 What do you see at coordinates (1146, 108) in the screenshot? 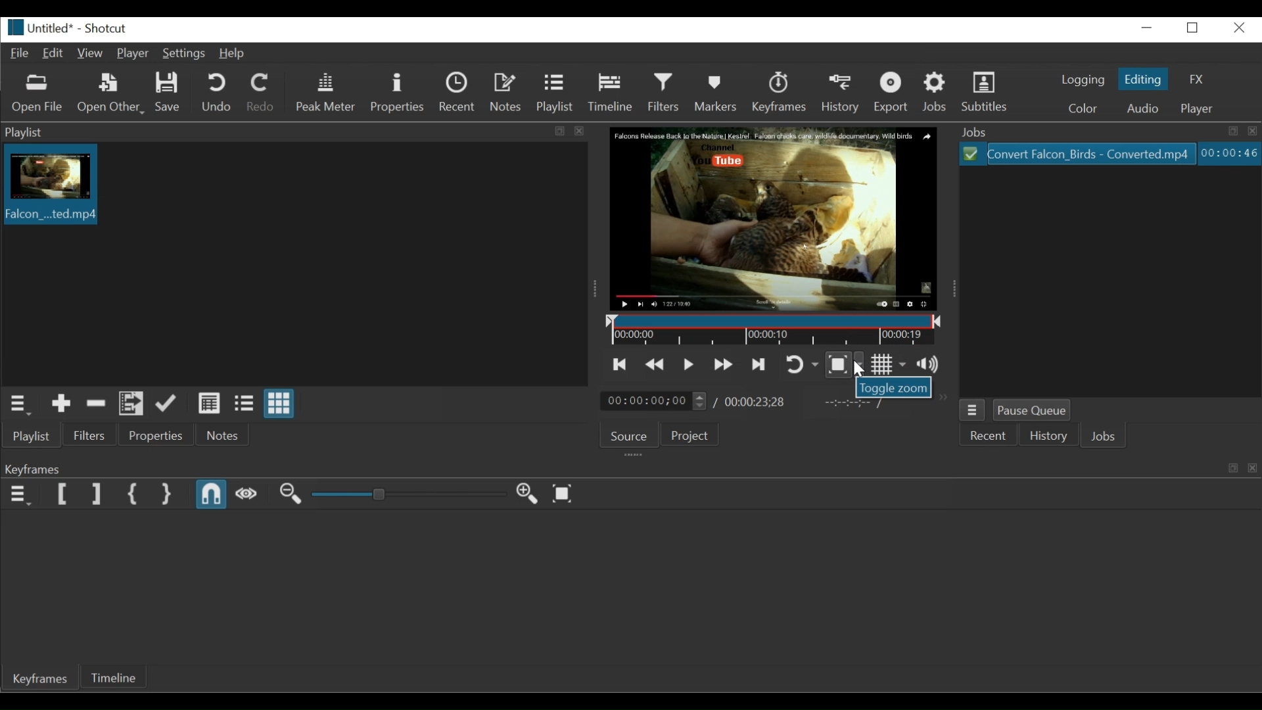
I see `Audio` at bounding box center [1146, 108].